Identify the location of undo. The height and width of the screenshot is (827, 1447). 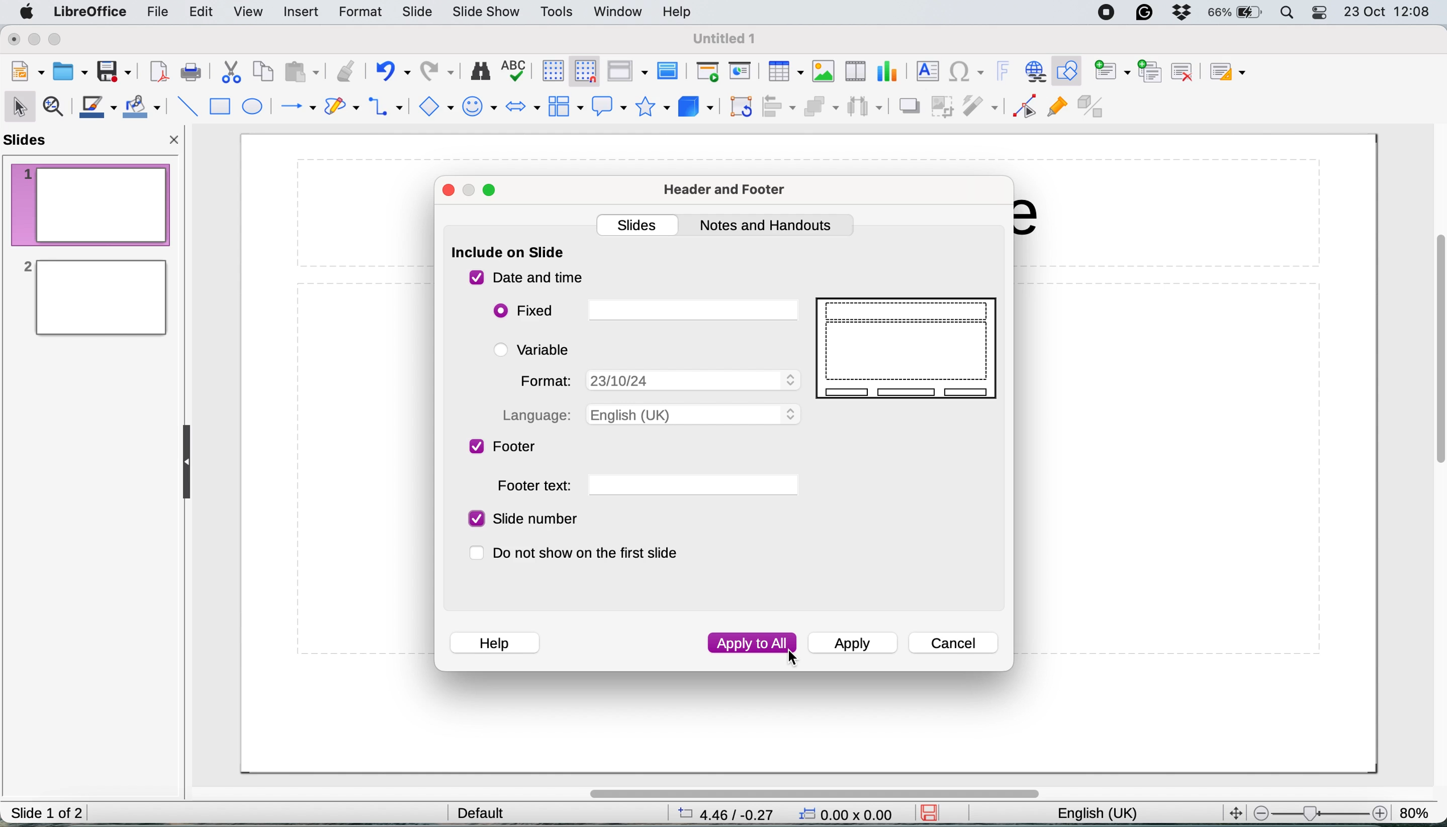
(392, 72).